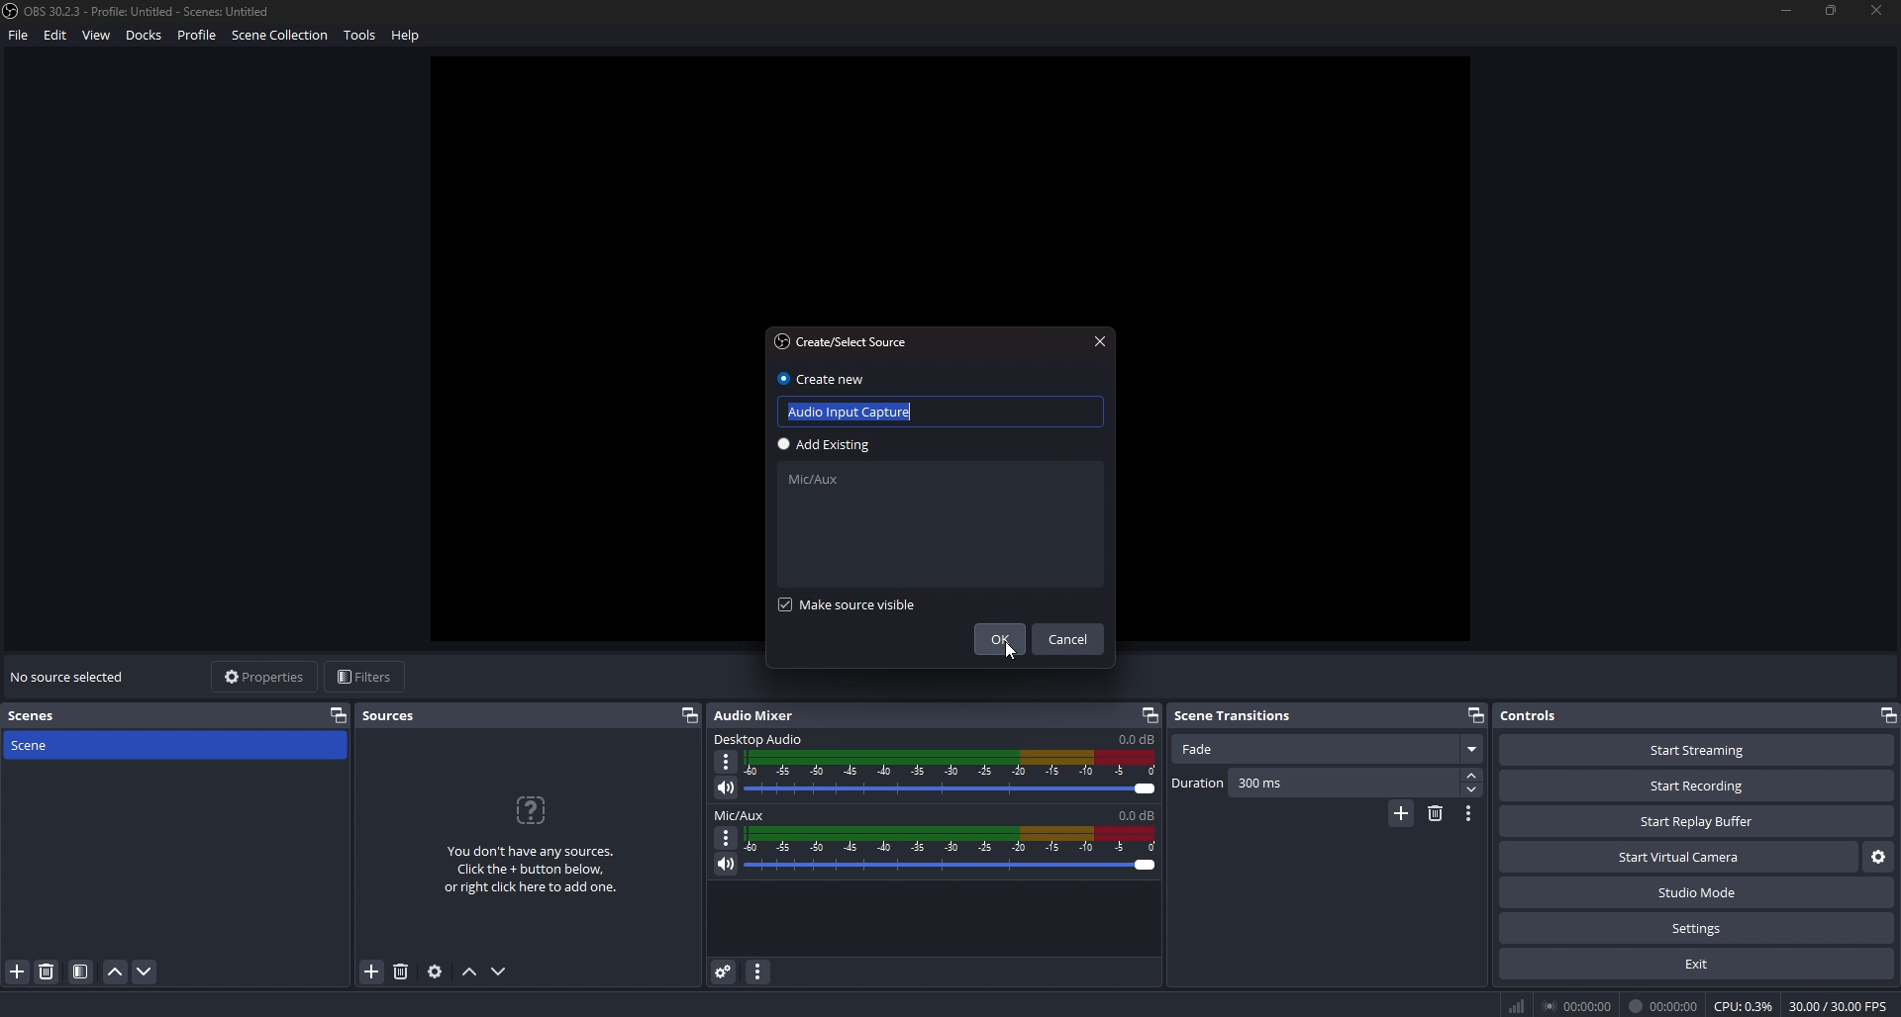 This screenshot has height=1017, width=1901. What do you see at coordinates (367, 677) in the screenshot?
I see `filters` at bounding box center [367, 677].